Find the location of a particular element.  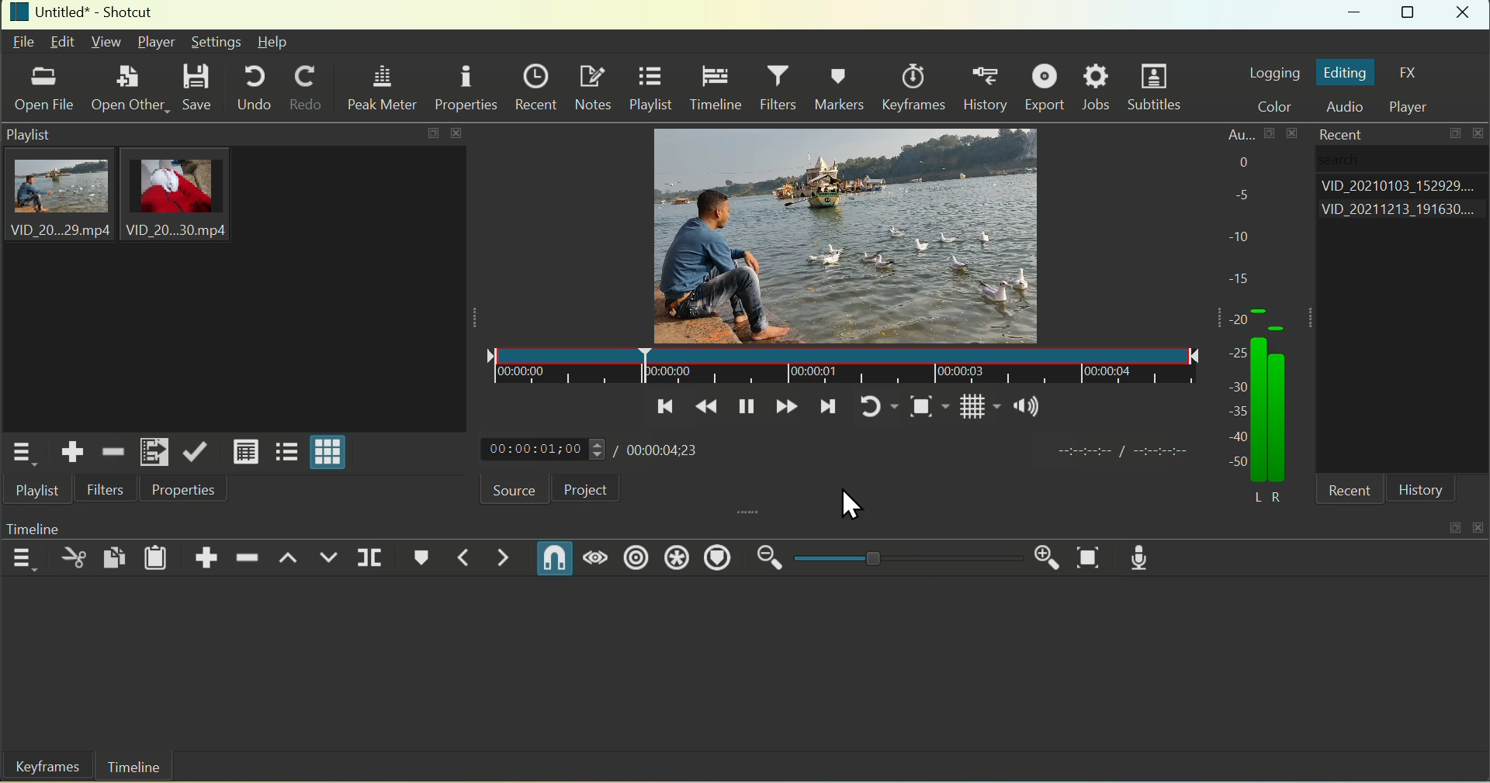

View as details is located at coordinates (245, 452).